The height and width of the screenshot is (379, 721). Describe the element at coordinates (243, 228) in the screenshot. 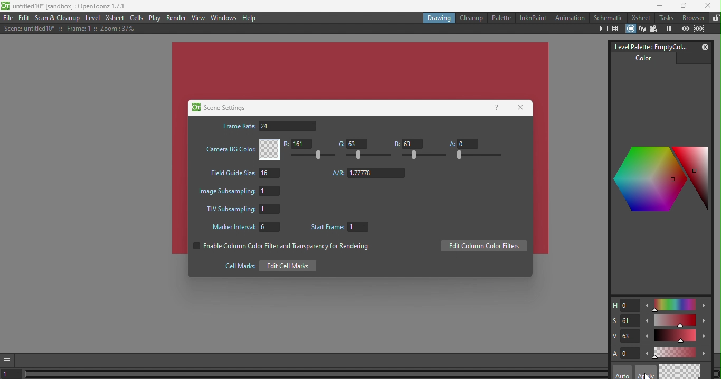

I see `Marker Interval` at that location.